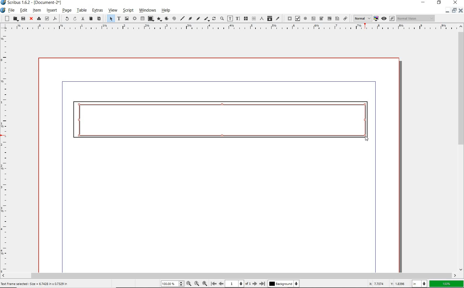  Describe the element at coordinates (270, 18) in the screenshot. I see `copy item properties` at that location.